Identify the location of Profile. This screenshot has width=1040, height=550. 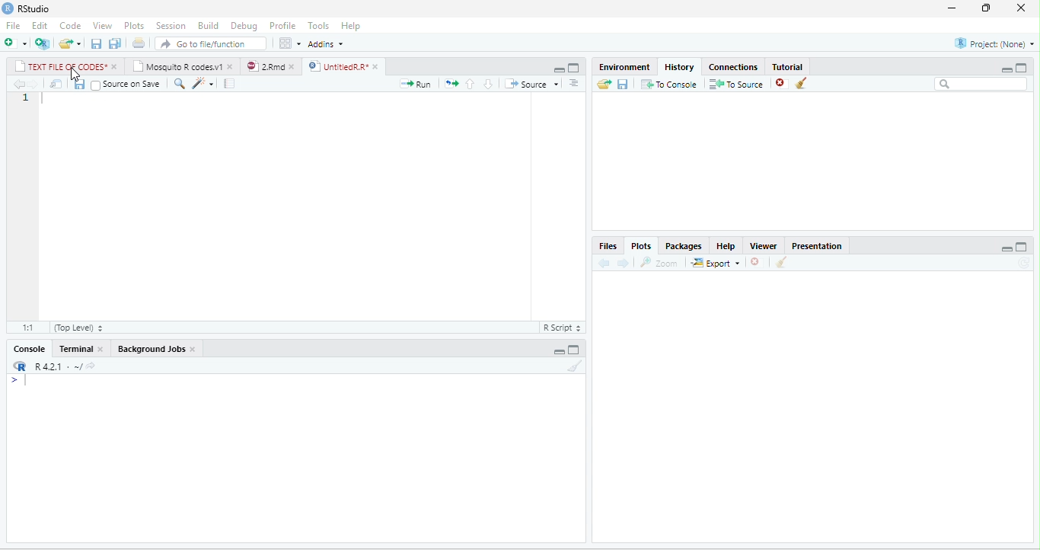
(282, 26).